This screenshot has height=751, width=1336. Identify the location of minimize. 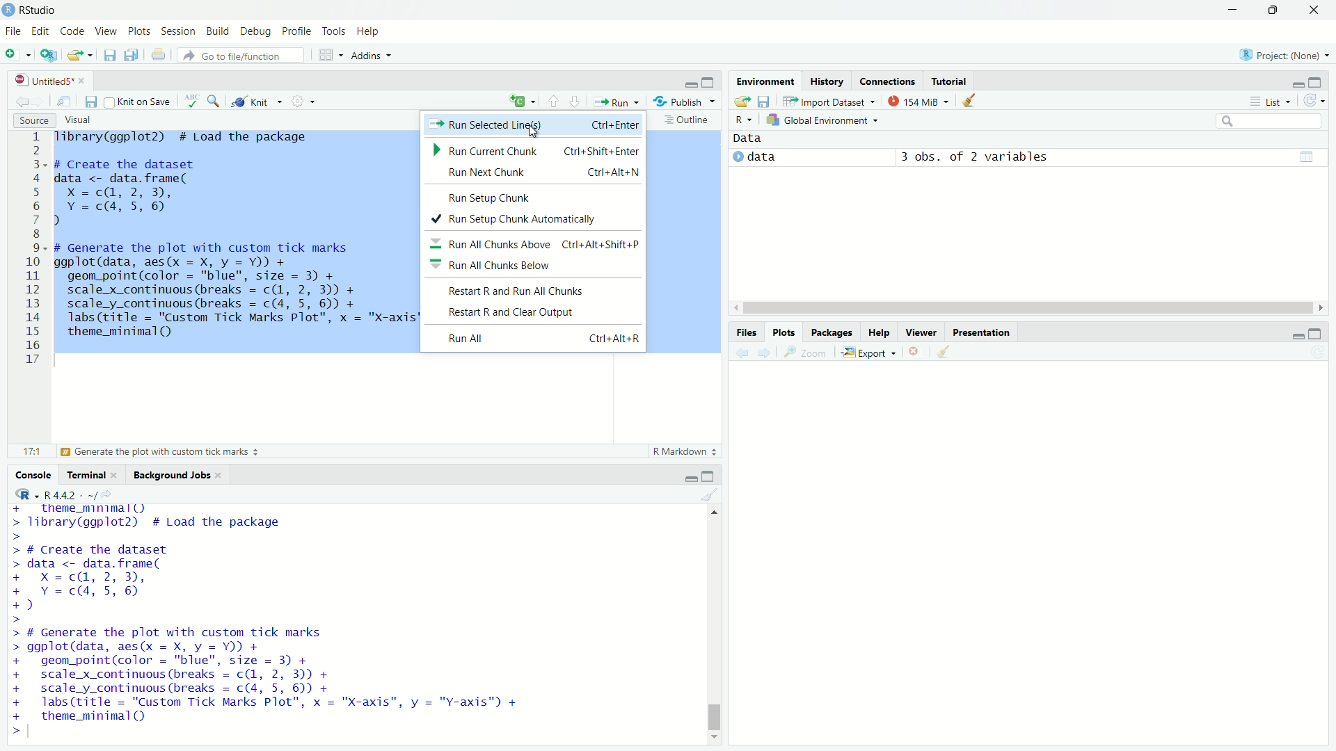
(689, 84).